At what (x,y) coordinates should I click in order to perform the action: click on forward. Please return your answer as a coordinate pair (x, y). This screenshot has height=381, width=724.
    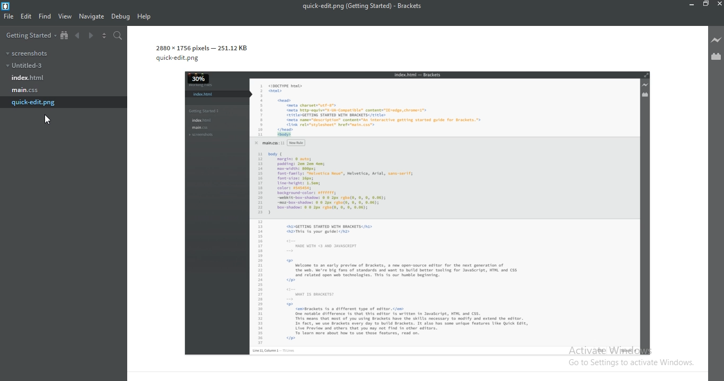
    Looking at the image, I should click on (92, 37).